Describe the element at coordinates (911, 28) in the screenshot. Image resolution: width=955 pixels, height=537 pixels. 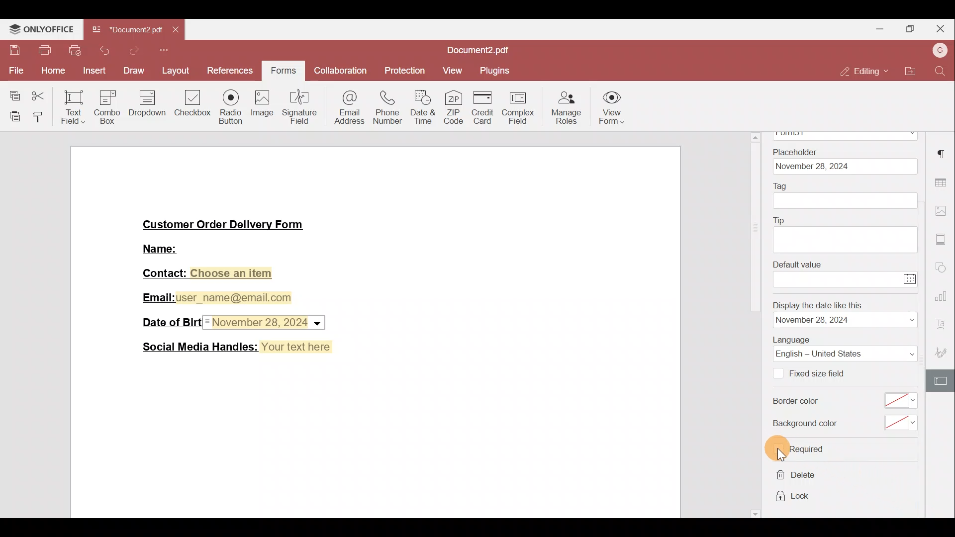
I see `Maximise` at that location.